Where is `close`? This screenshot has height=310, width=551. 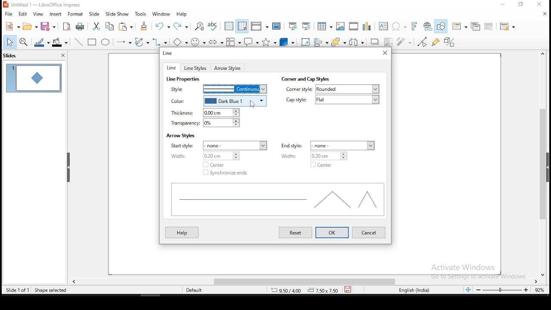 close is located at coordinates (543, 14).